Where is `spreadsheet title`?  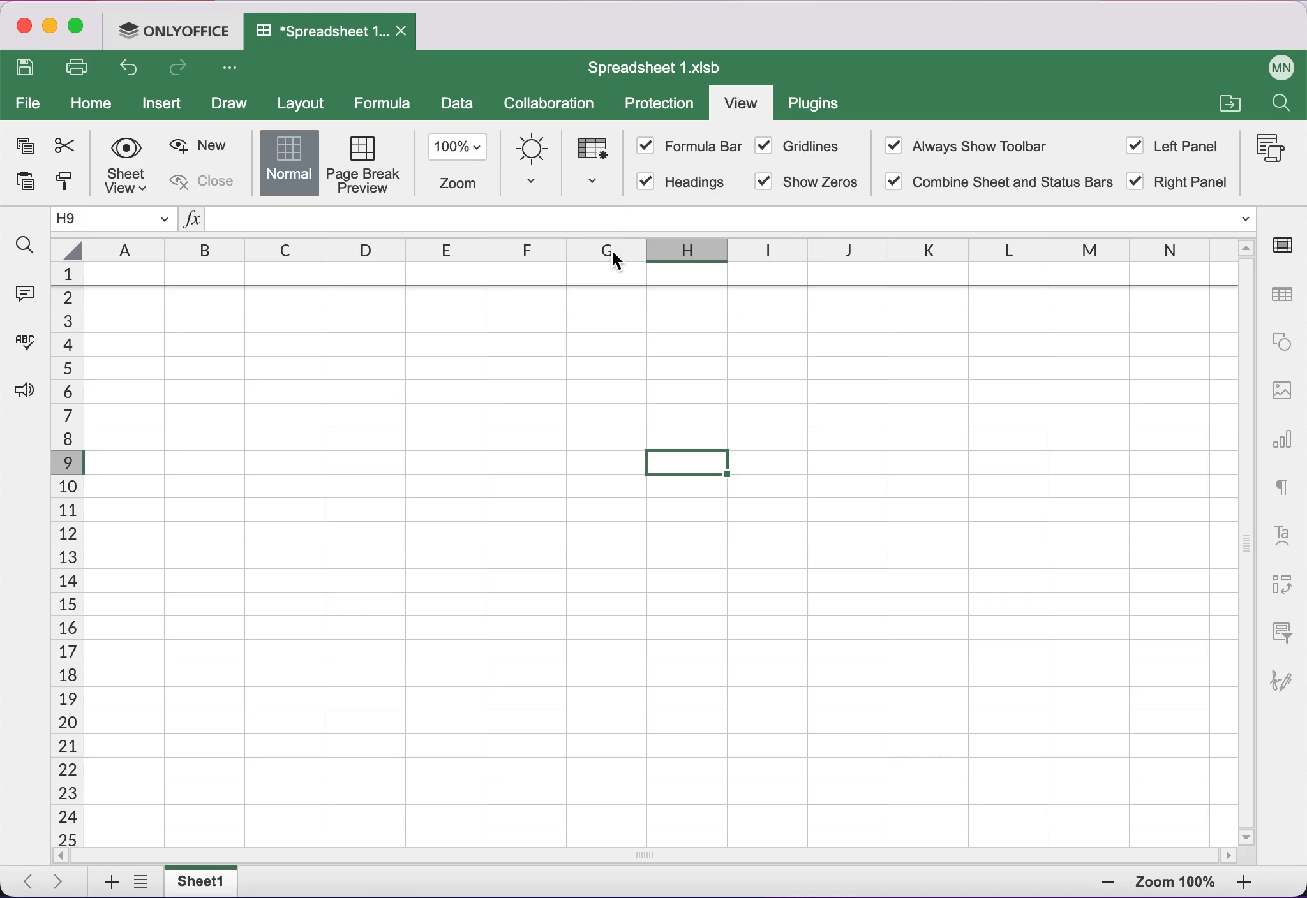 spreadsheet title is located at coordinates (653, 67).